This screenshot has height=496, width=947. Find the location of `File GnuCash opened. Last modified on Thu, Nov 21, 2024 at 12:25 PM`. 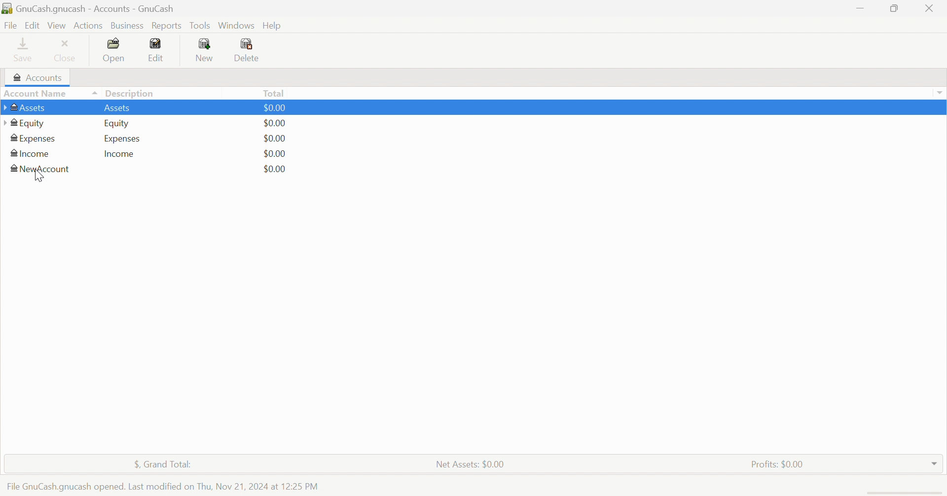

File GnuCash opened. Last modified on Thu, Nov 21, 2024 at 12:25 PM is located at coordinates (166, 487).